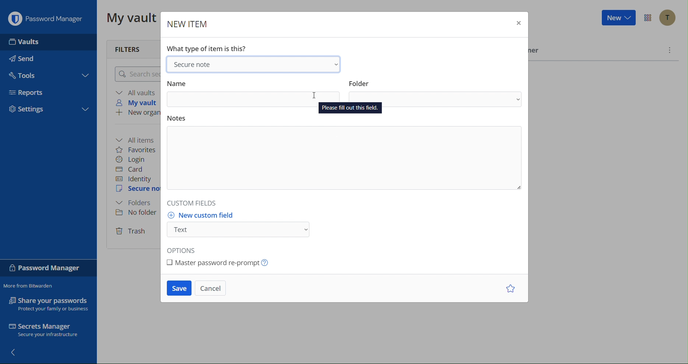 This screenshot has height=364, width=688. I want to click on Identity, so click(135, 179).